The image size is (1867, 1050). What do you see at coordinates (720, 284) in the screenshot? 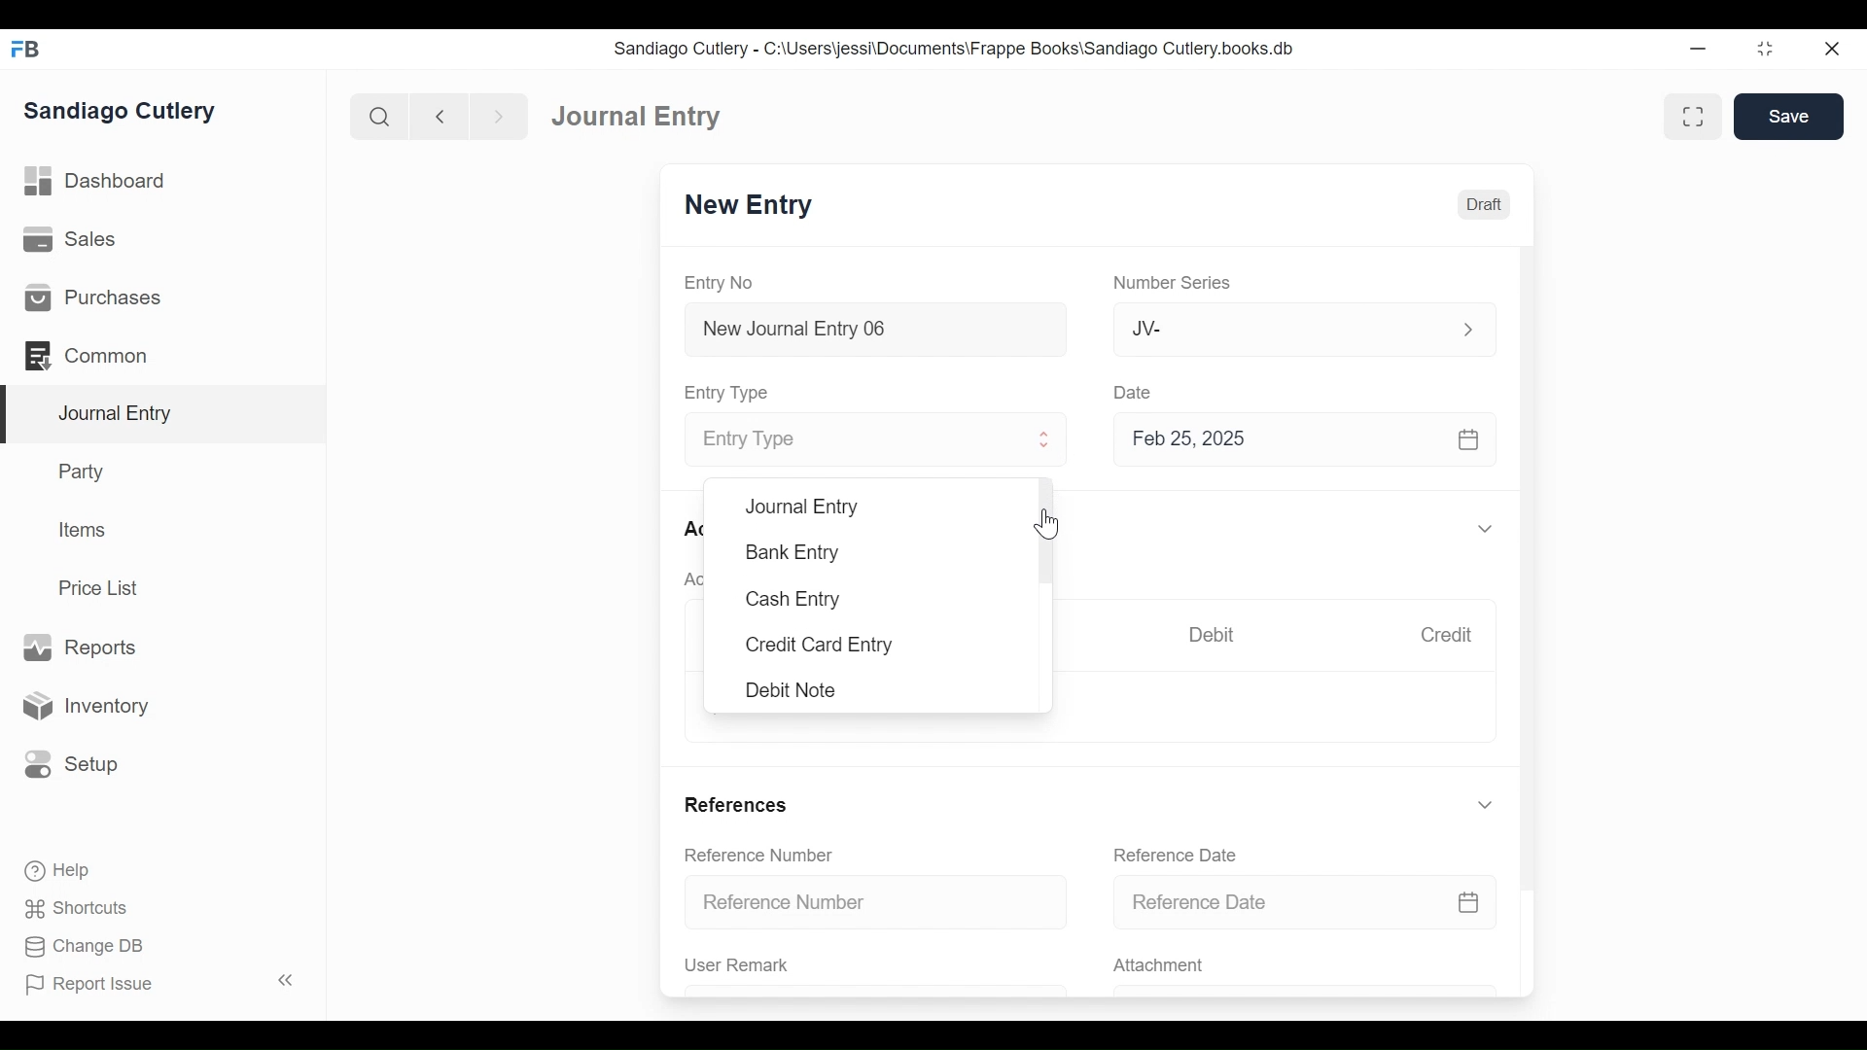
I see `Entry No` at bounding box center [720, 284].